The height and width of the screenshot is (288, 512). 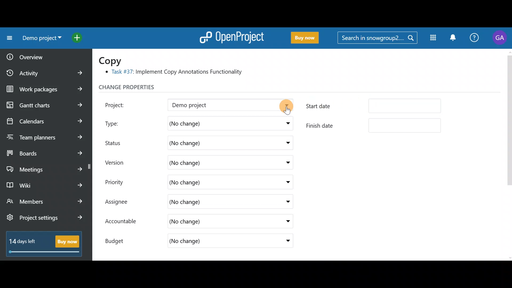 I want to click on Project settings, so click(x=45, y=220).